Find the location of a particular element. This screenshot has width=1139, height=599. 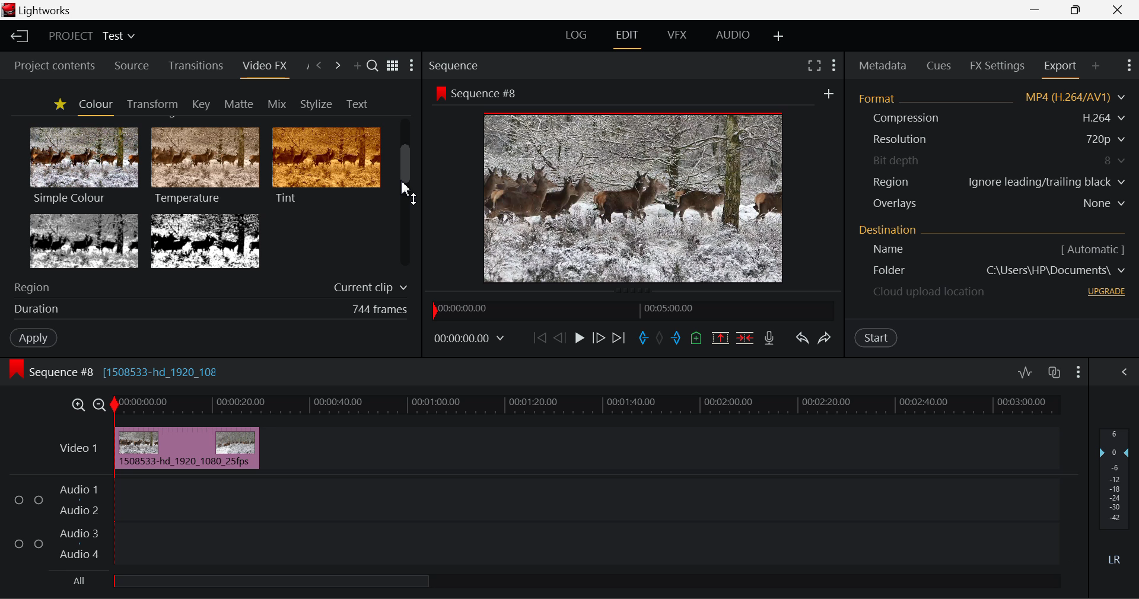

All is located at coordinates (79, 580).